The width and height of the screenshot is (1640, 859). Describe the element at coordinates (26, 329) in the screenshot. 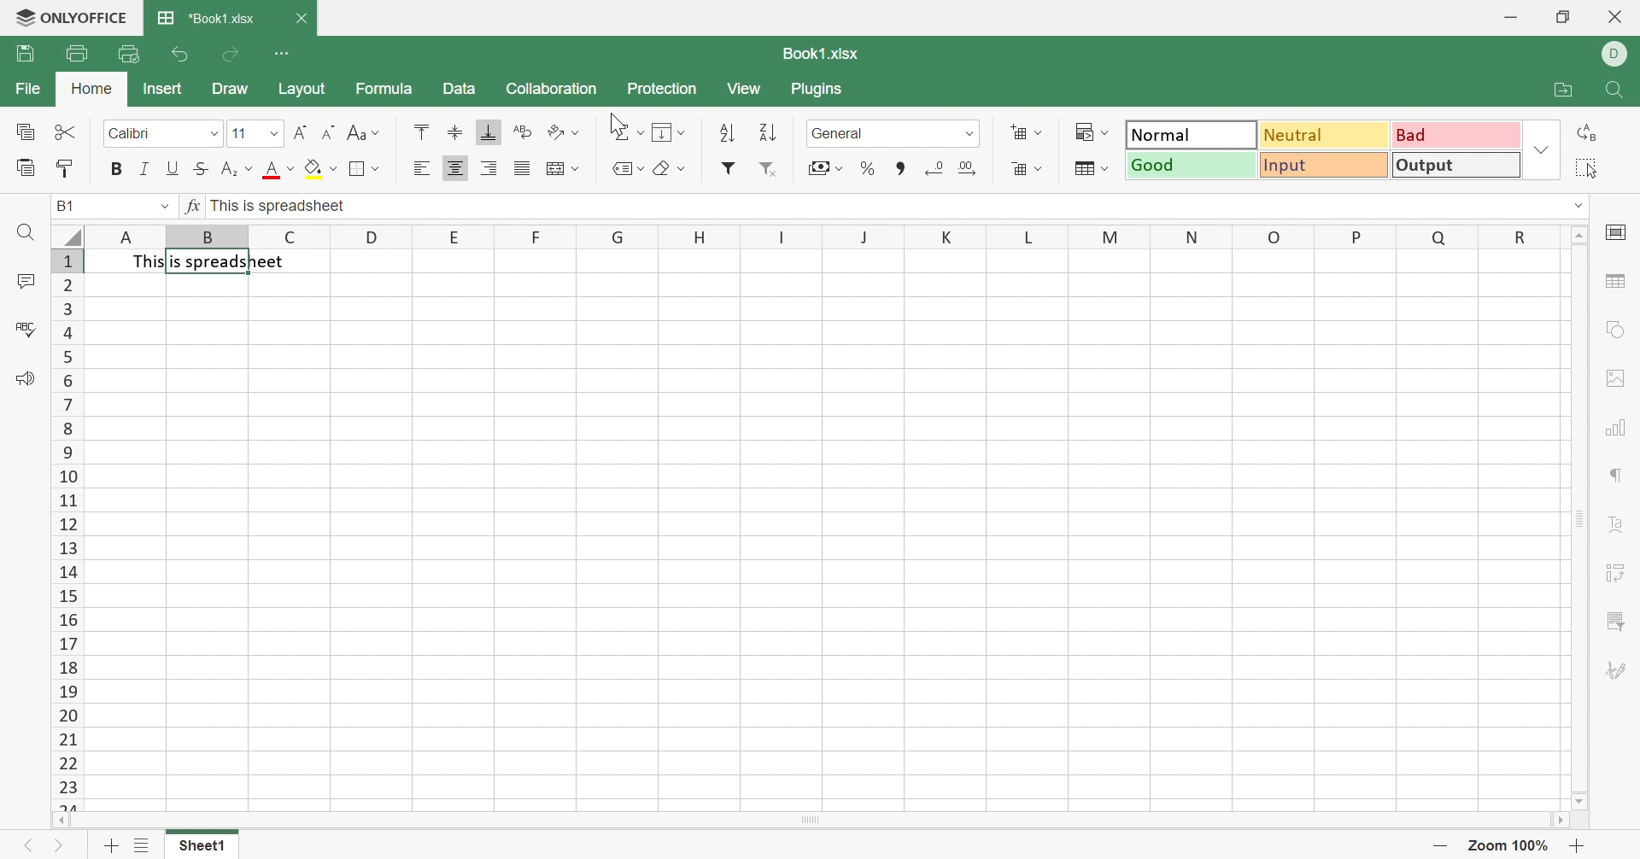

I see `Check Spelling` at that location.